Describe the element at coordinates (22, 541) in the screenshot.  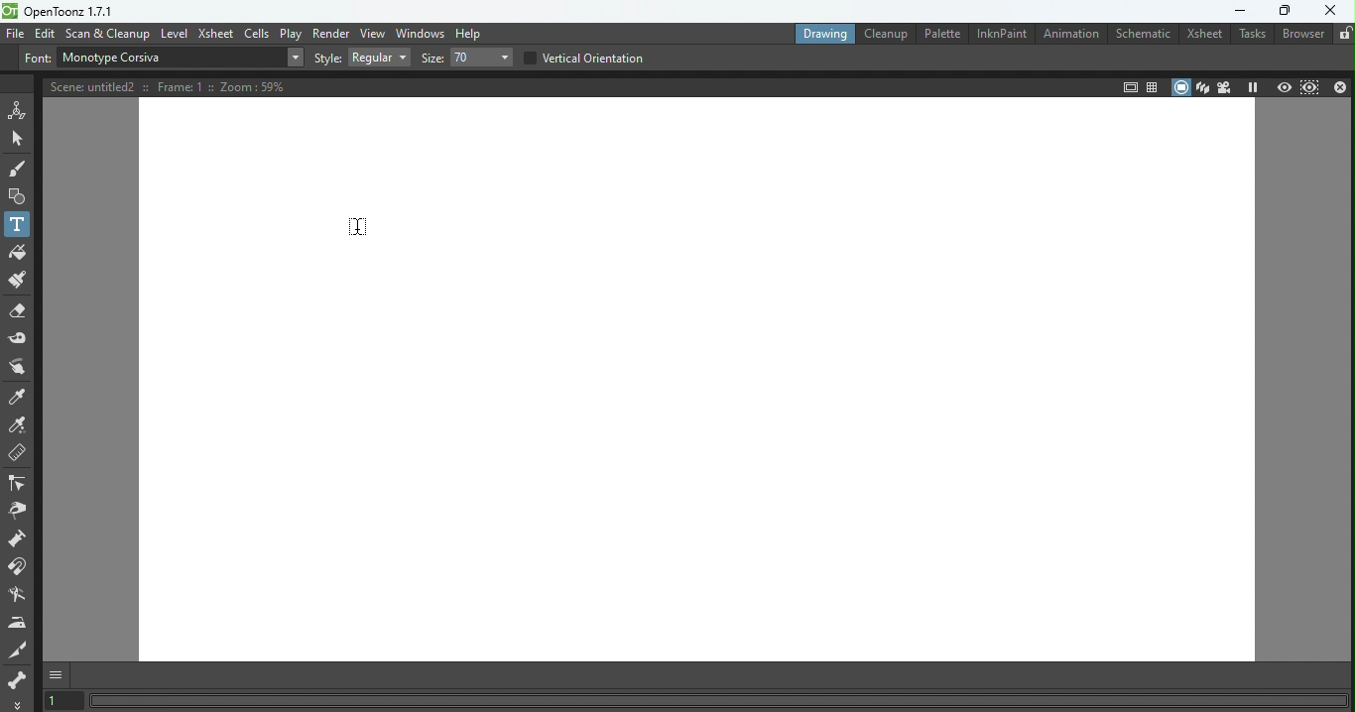
I see `Pump tool` at that location.